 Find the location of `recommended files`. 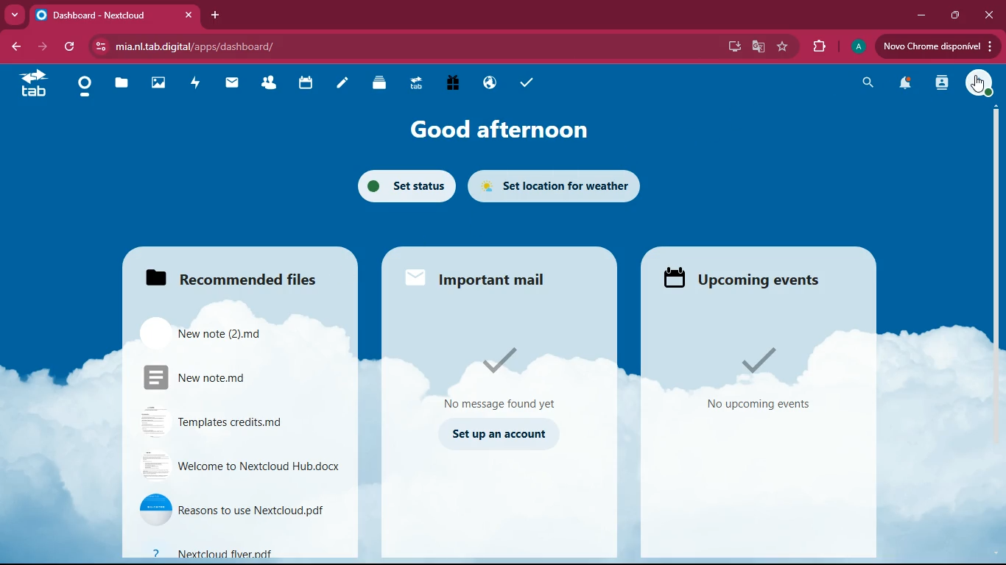

recommended files is located at coordinates (238, 274).